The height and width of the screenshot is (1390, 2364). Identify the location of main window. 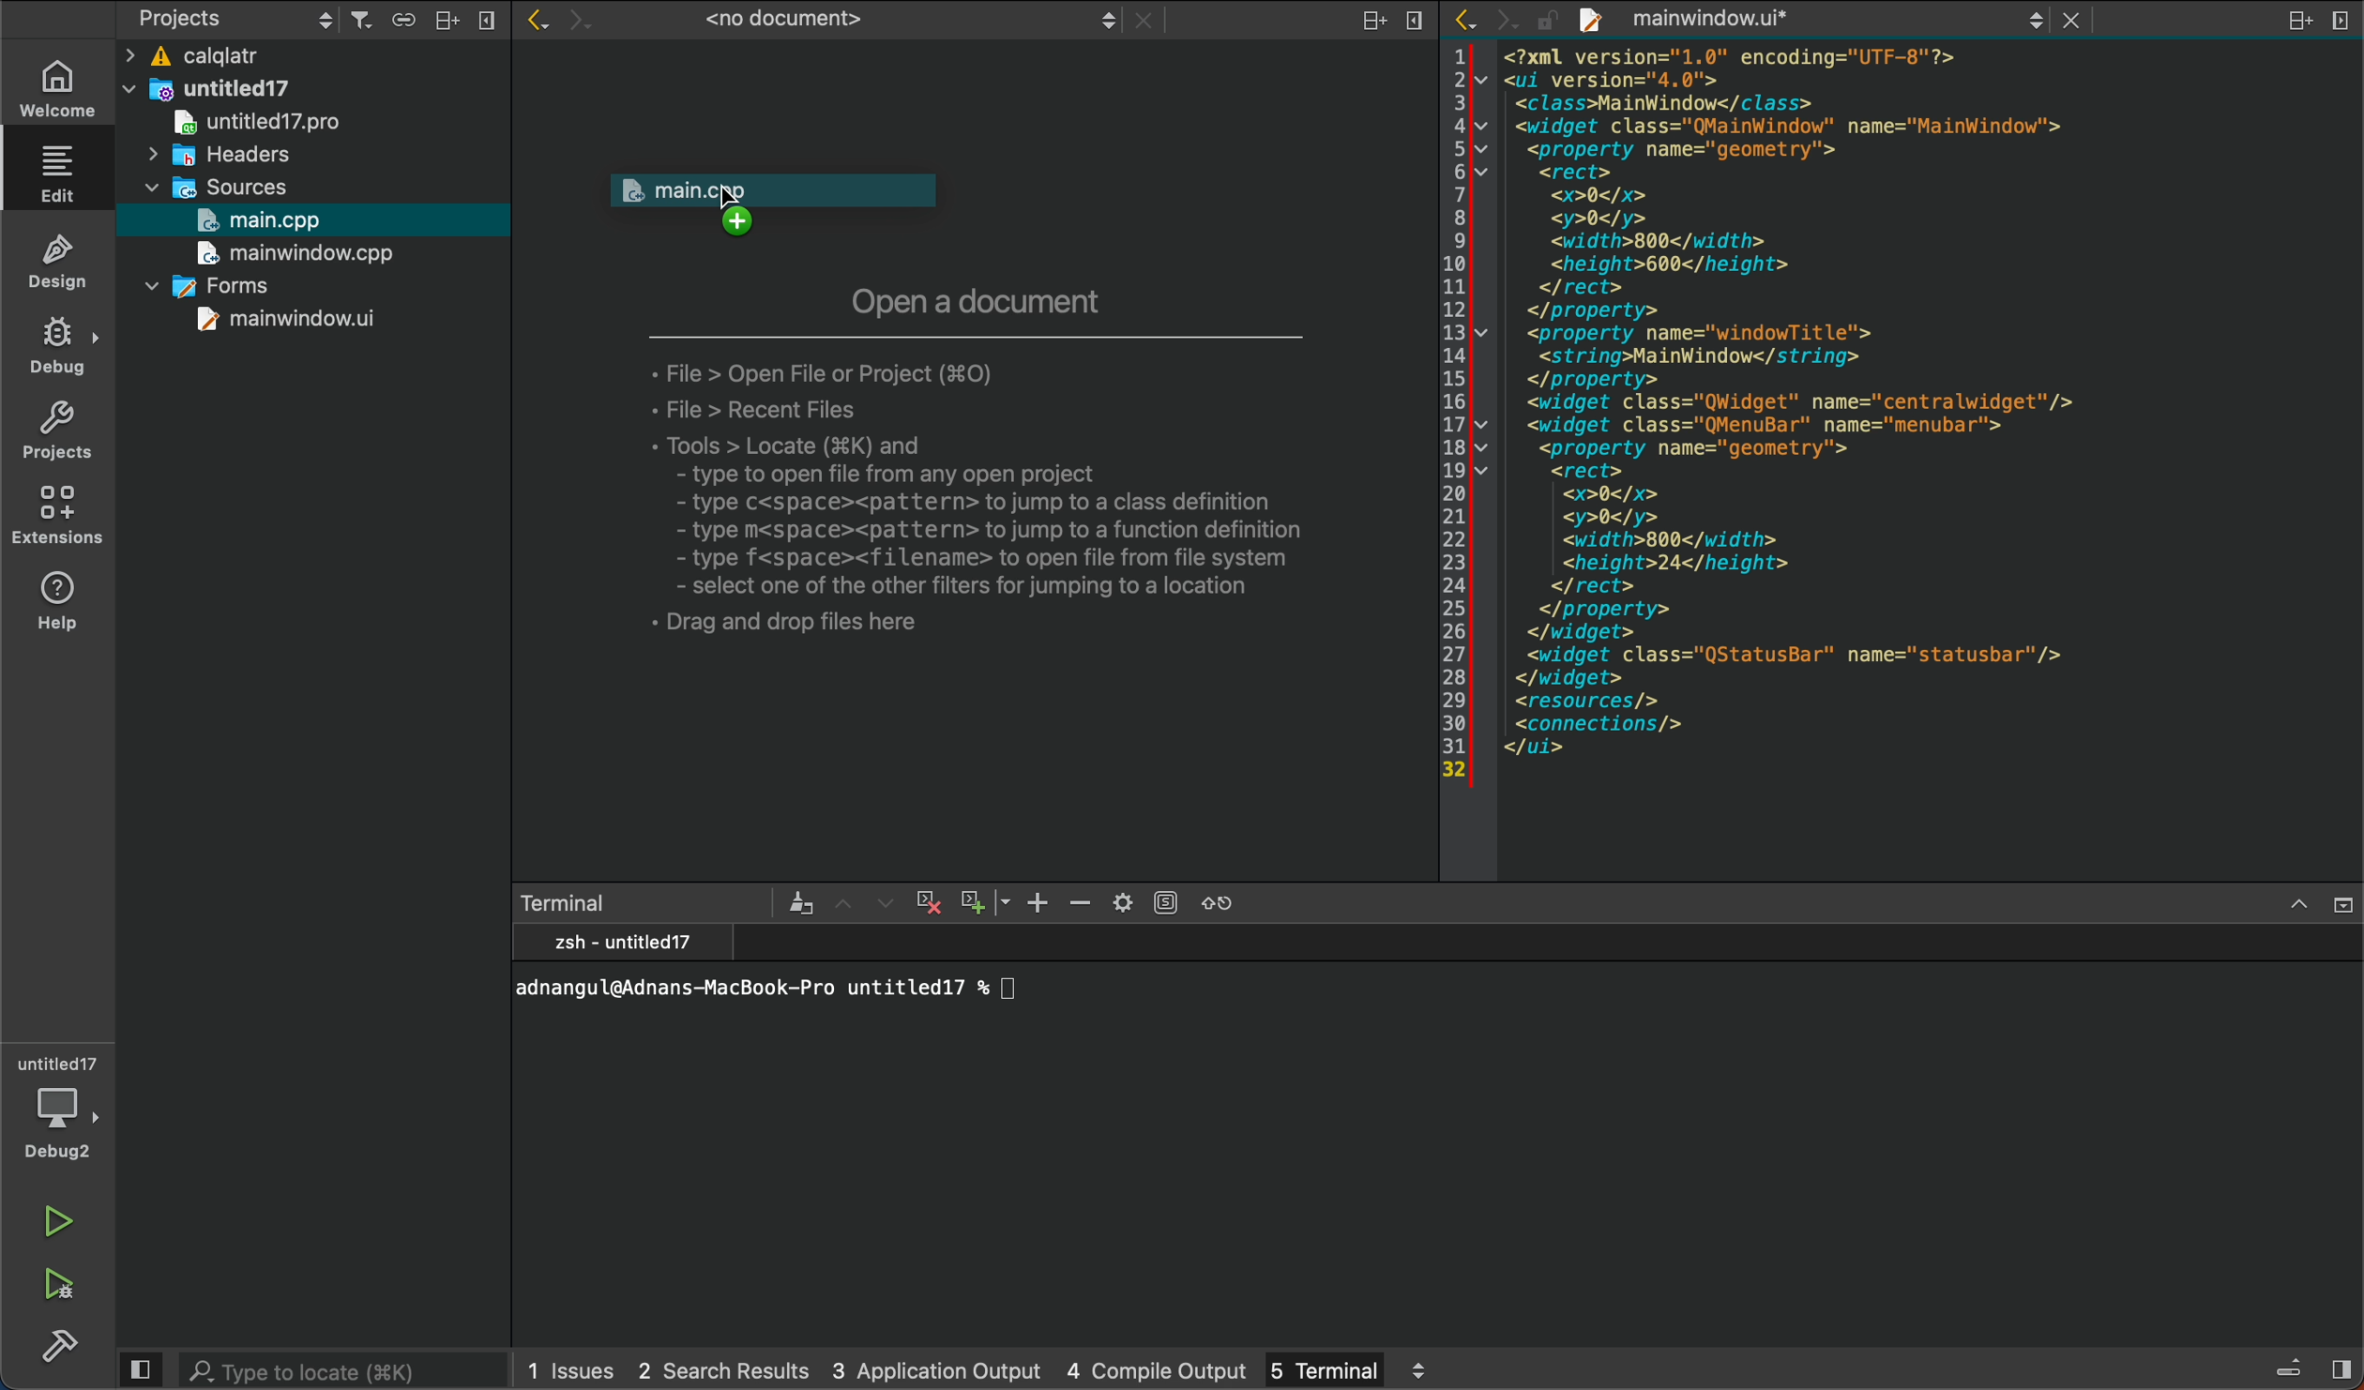
(289, 255).